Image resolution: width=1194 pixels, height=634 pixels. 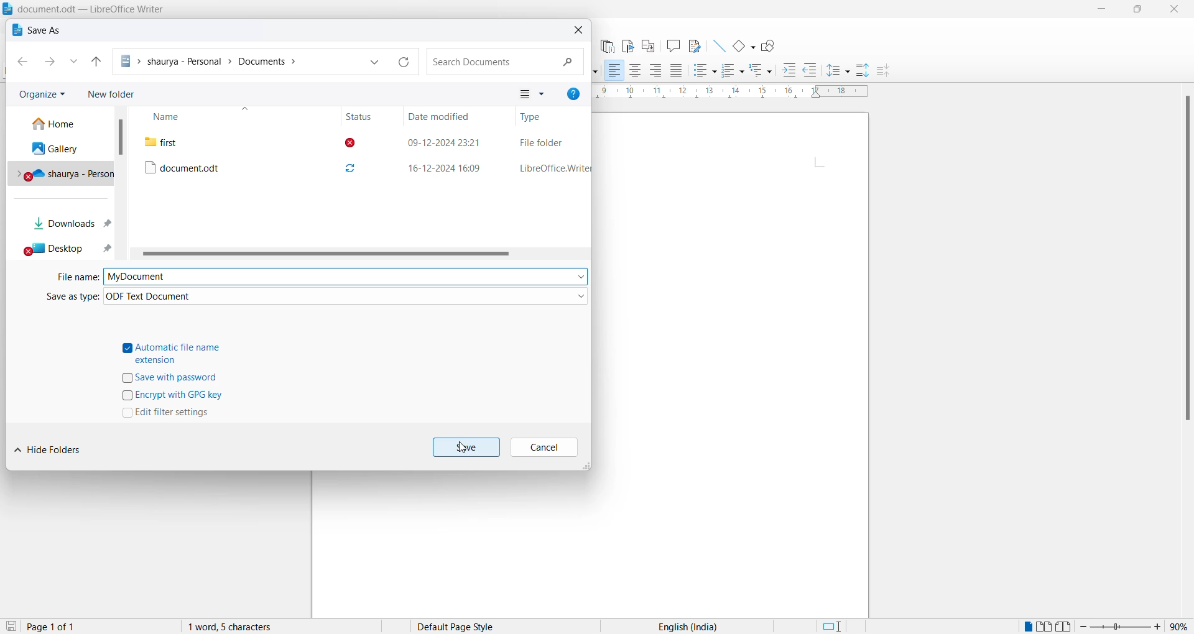 What do you see at coordinates (732, 71) in the screenshot?
I see `Toggle order list` at bounding box center [732, 71].